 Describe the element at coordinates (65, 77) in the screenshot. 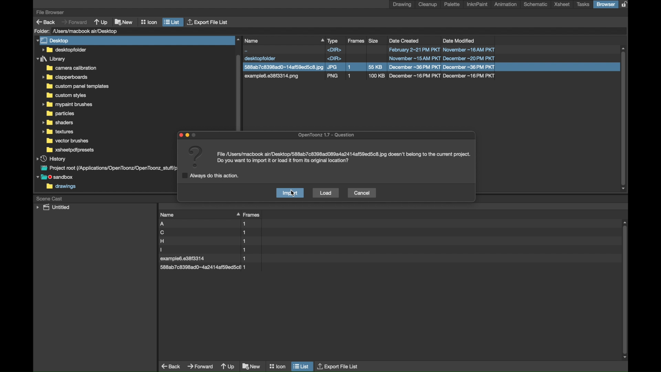

I see `folder` at that location.